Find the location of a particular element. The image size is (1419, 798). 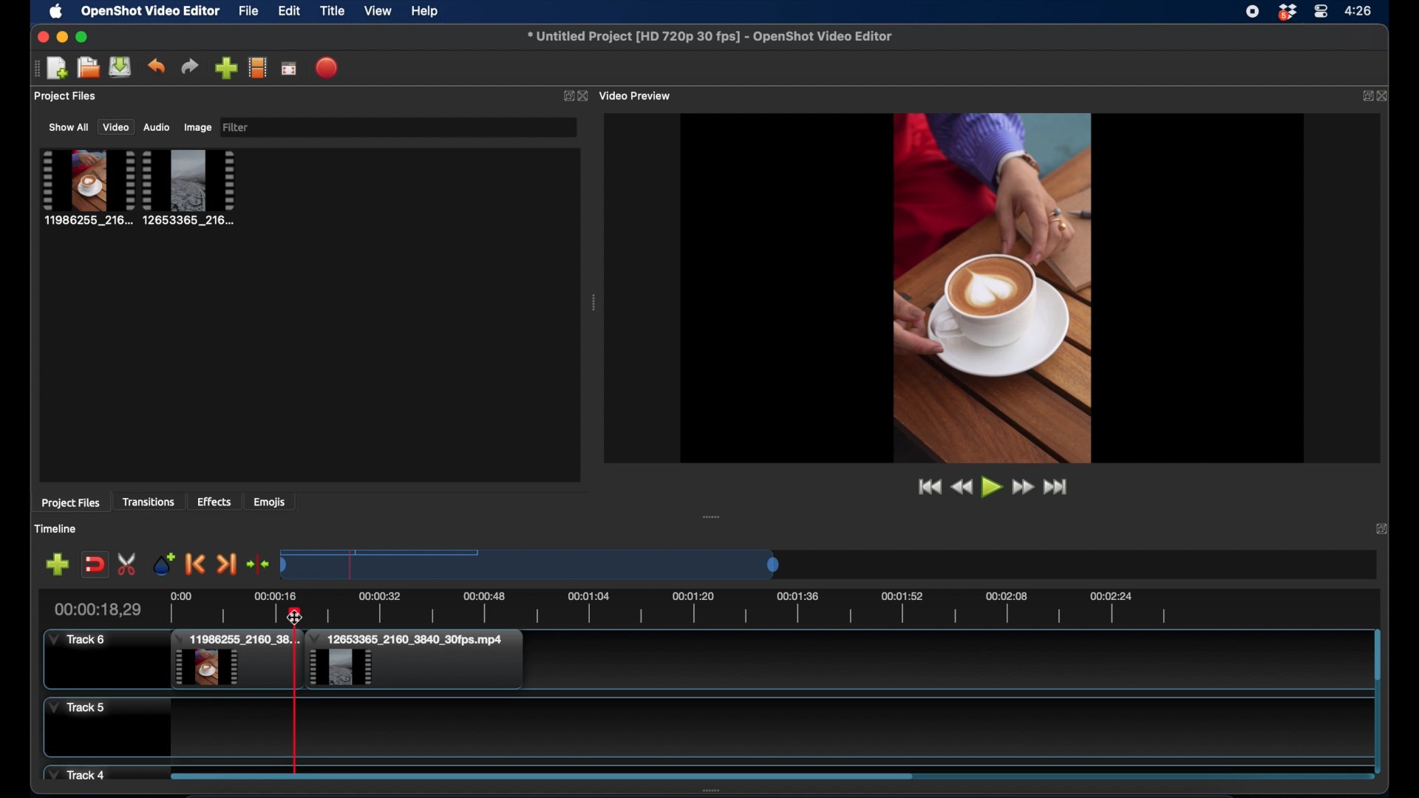

maximize is located at coordinates (82, 37).